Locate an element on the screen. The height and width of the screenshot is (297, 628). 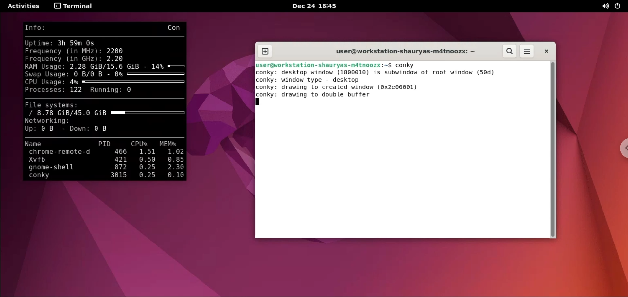
networking: is located at coordinates (53, 121).